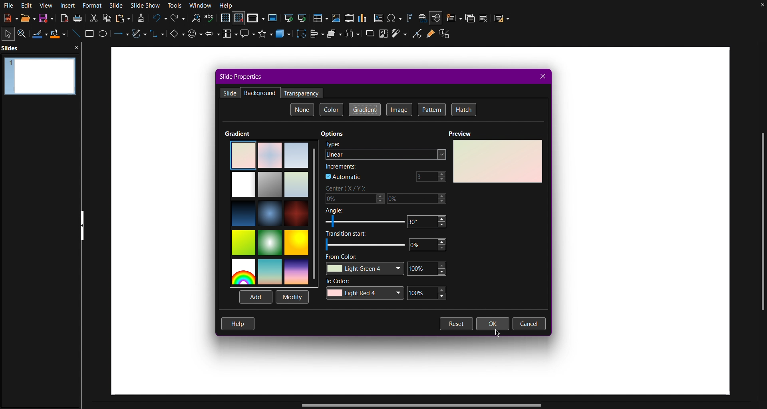 The width and height of the screenshot is (767, 409). What do you see at coordinates (387, 196) in the screenshot?
I see `Center X/Y %` at bounding box center [387, 196].